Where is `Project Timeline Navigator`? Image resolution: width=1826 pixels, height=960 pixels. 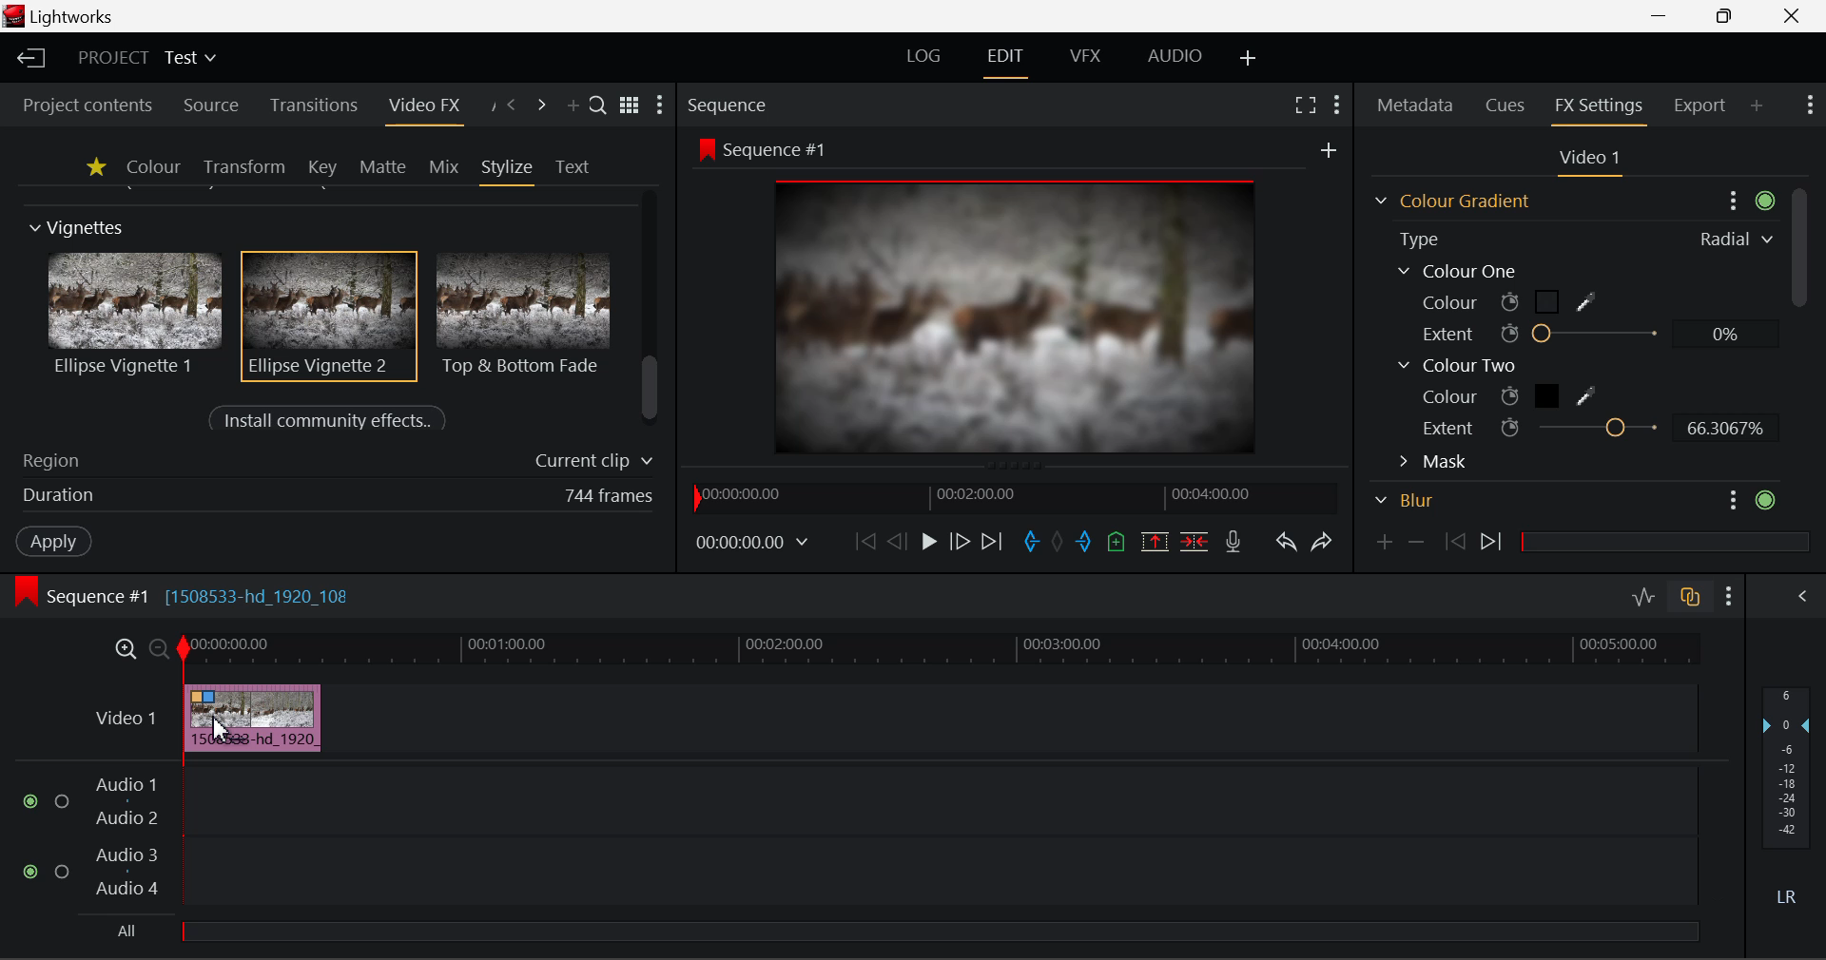
Project Timeline Navigator is located at coordinates (1010, 497).